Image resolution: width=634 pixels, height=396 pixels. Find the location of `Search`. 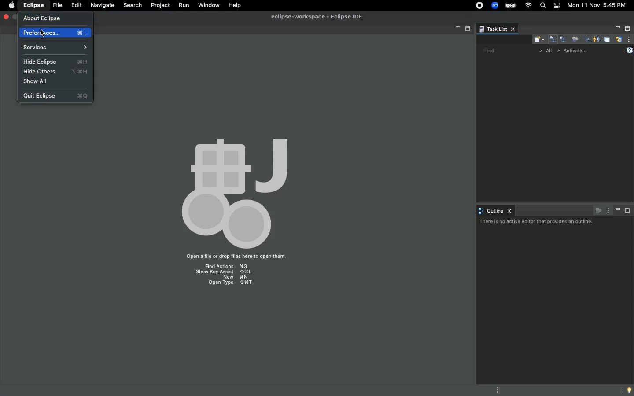

Search is located at coordinates (133, 4).